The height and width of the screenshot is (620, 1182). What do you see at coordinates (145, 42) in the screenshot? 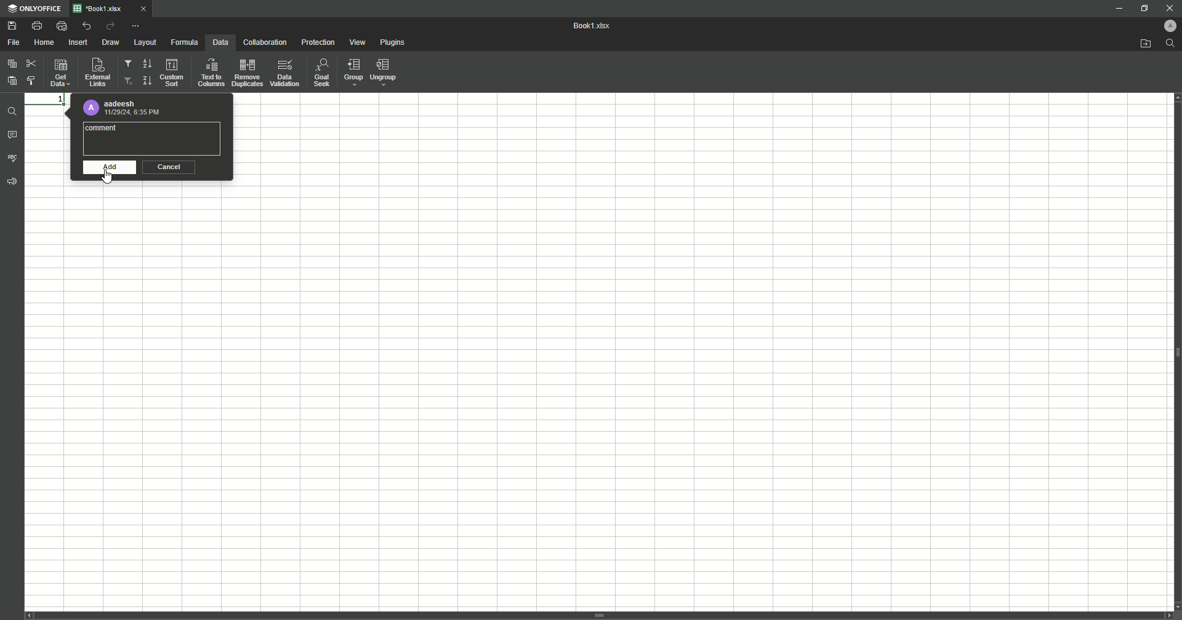
I see `Layout` at bounding box center [145, 42].